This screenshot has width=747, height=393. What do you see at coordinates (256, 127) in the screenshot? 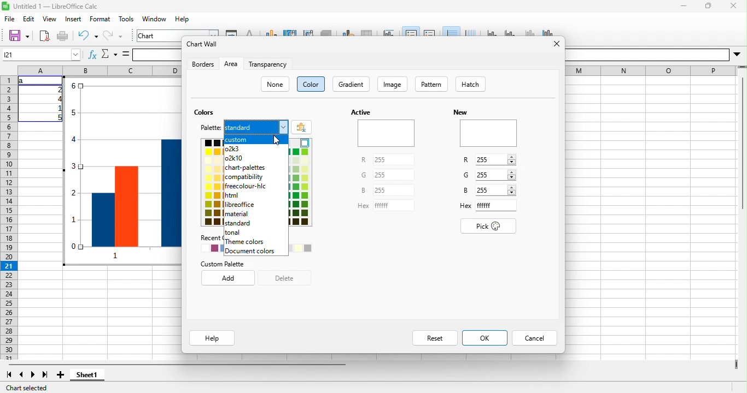
I see `standard, current menu from palette options` at bounding box center [256, 127].